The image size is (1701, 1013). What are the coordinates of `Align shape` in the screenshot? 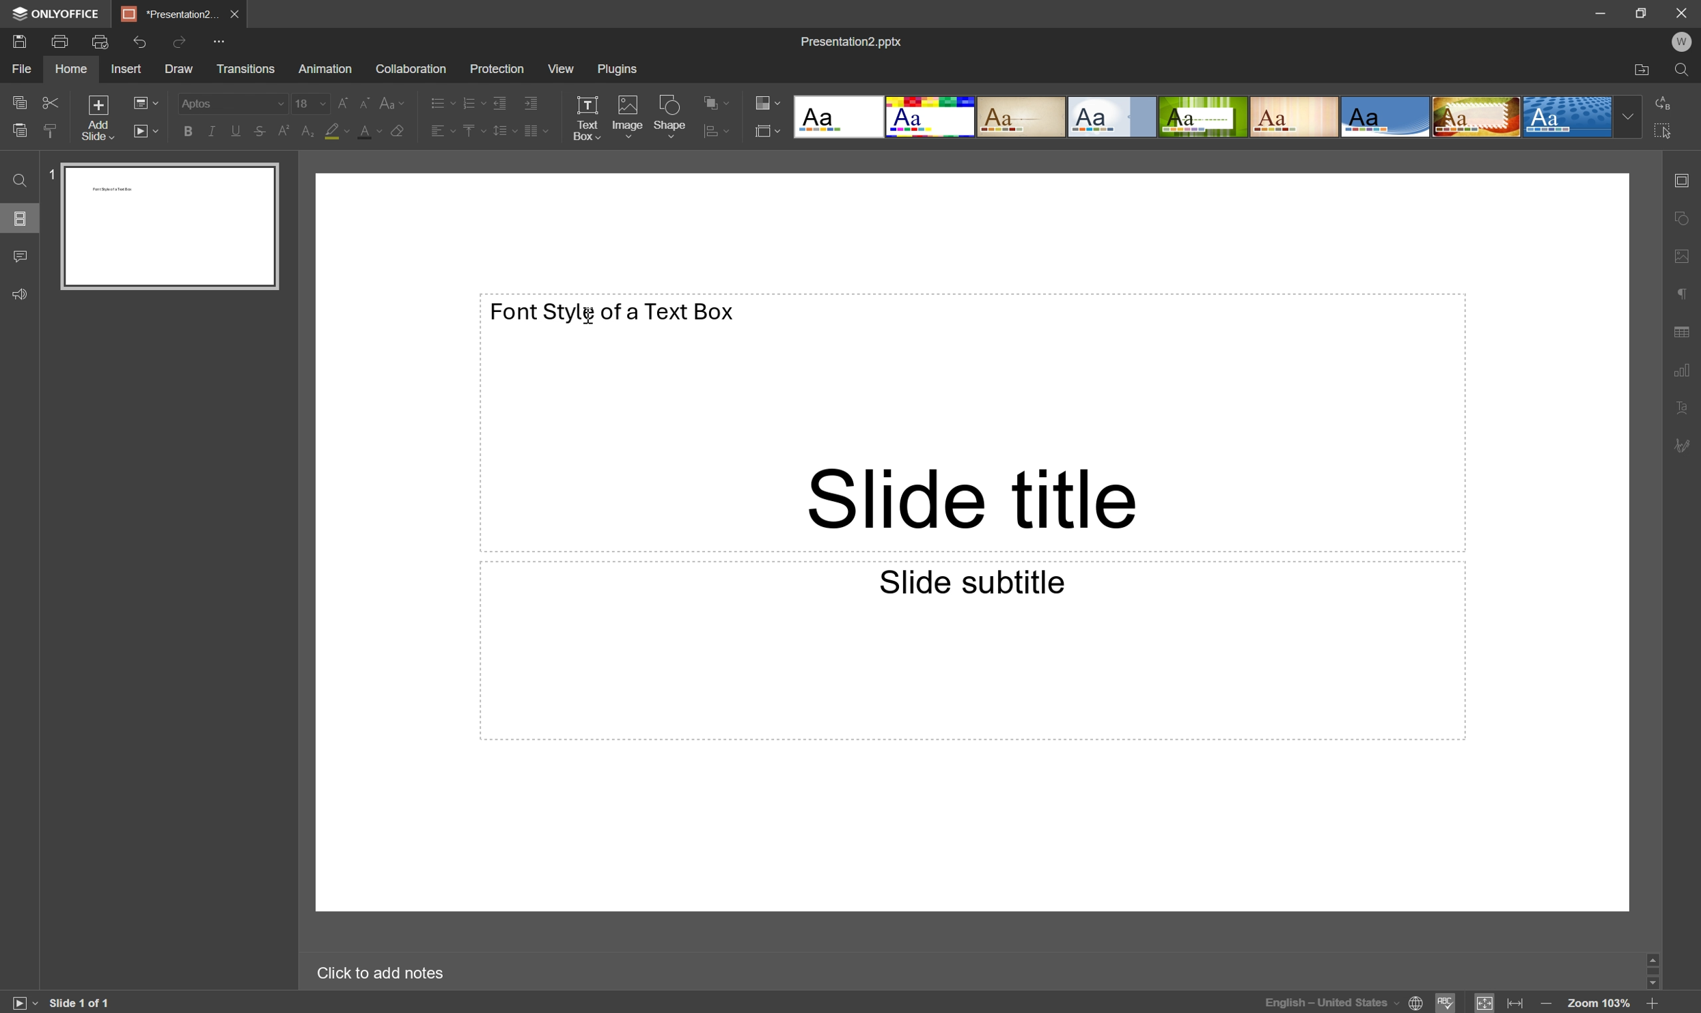 It's located at (722, 130).